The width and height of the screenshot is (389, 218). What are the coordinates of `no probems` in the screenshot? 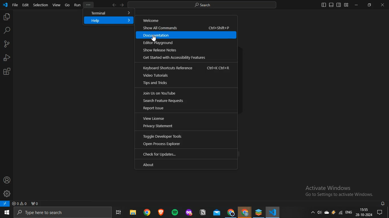 It's located at (19, 204).